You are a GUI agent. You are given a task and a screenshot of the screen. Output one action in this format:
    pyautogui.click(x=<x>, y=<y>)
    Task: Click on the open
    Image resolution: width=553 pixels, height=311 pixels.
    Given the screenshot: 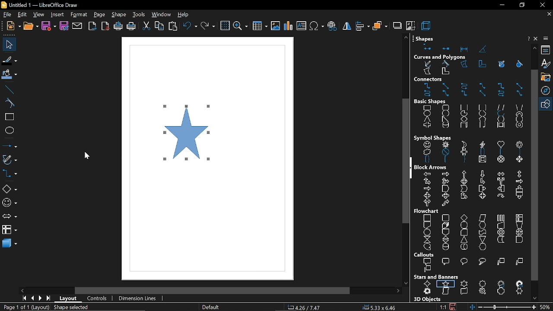 What is the action you would take?
    pyautogui.click(x=30, y=26)
    